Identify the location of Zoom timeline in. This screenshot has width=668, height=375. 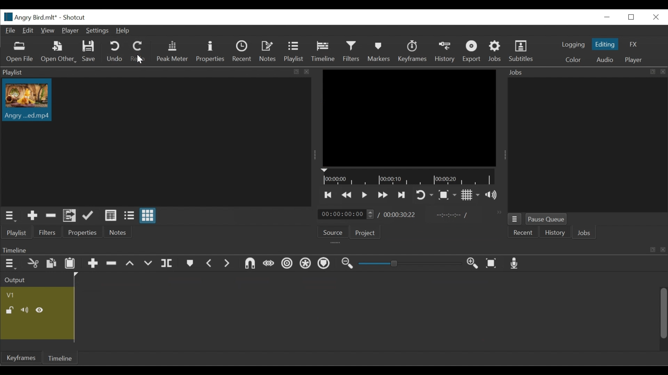
(472, 264).